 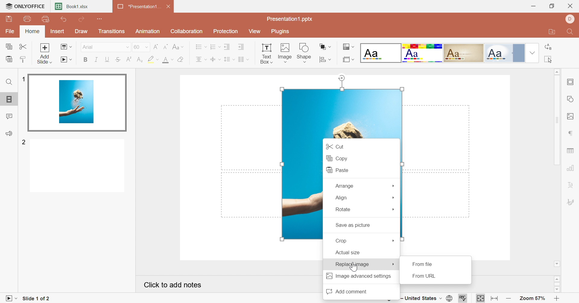 What do you see at coordinates (334, 146) in the screenshot?
I see `Cut` at bounding box center [334, 146].